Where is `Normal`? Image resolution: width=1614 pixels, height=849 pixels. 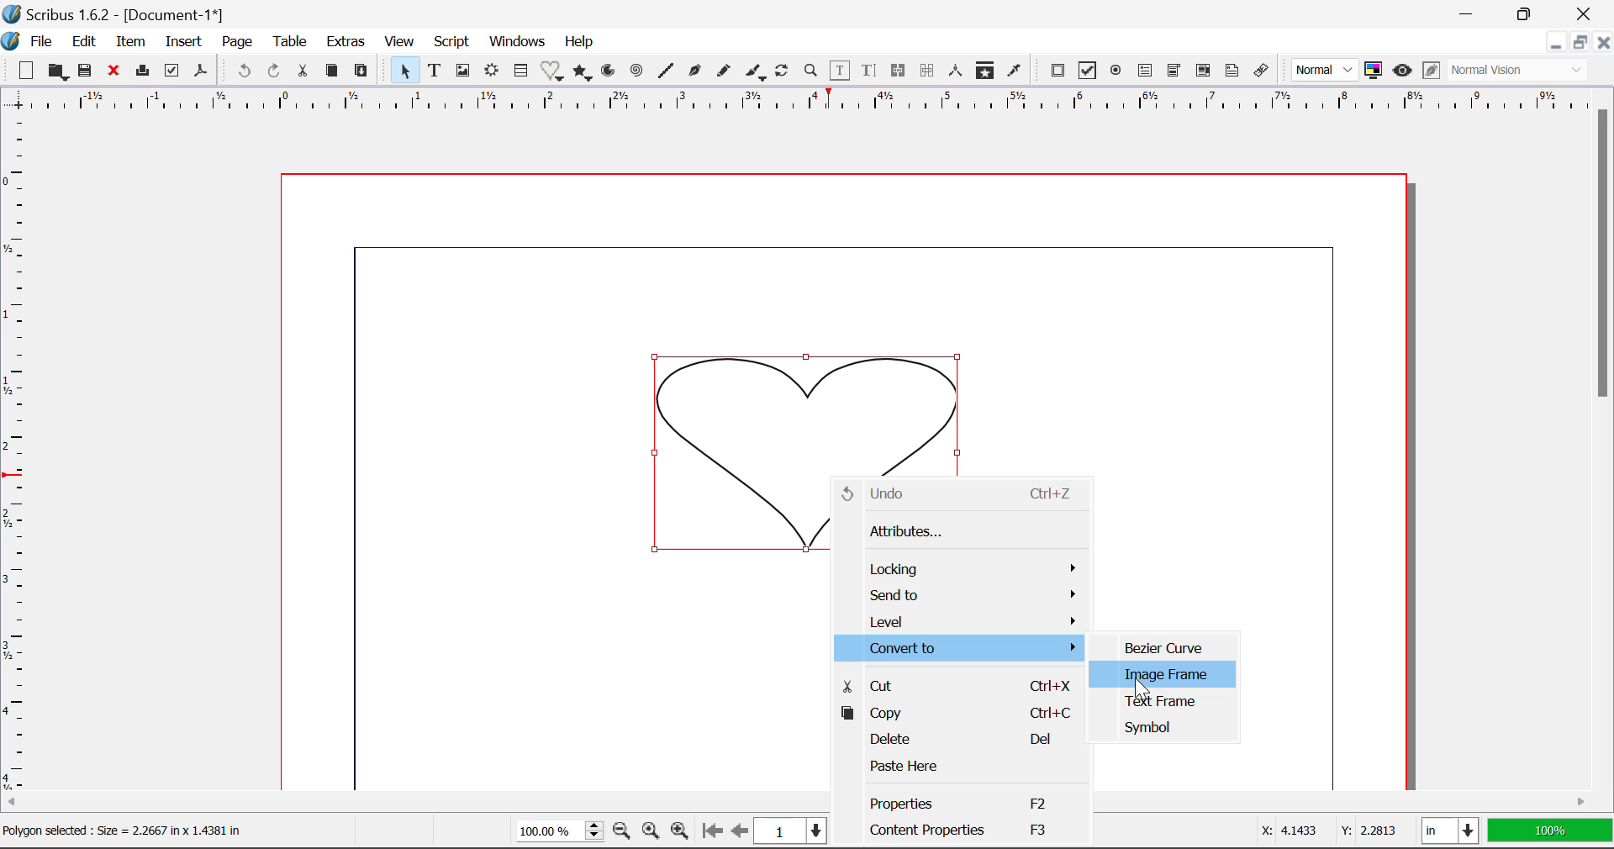
Normal is located at coordinates (1327, 69).